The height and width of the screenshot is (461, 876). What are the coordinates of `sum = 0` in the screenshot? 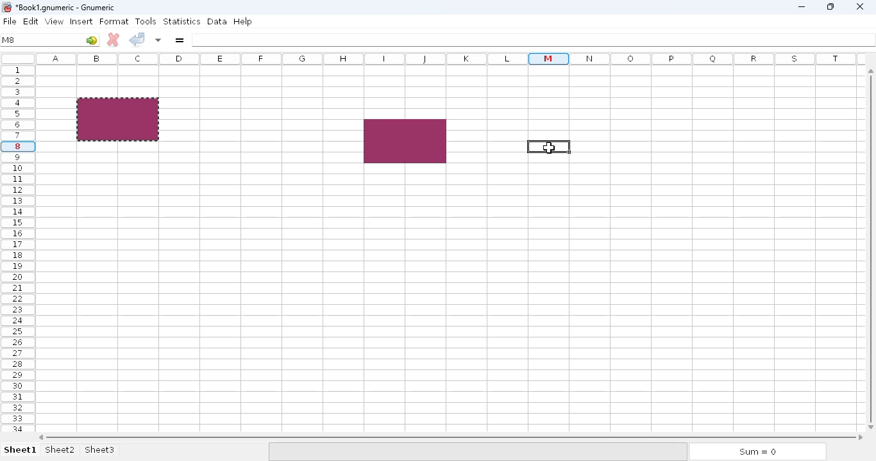 It's located at (756, 452).